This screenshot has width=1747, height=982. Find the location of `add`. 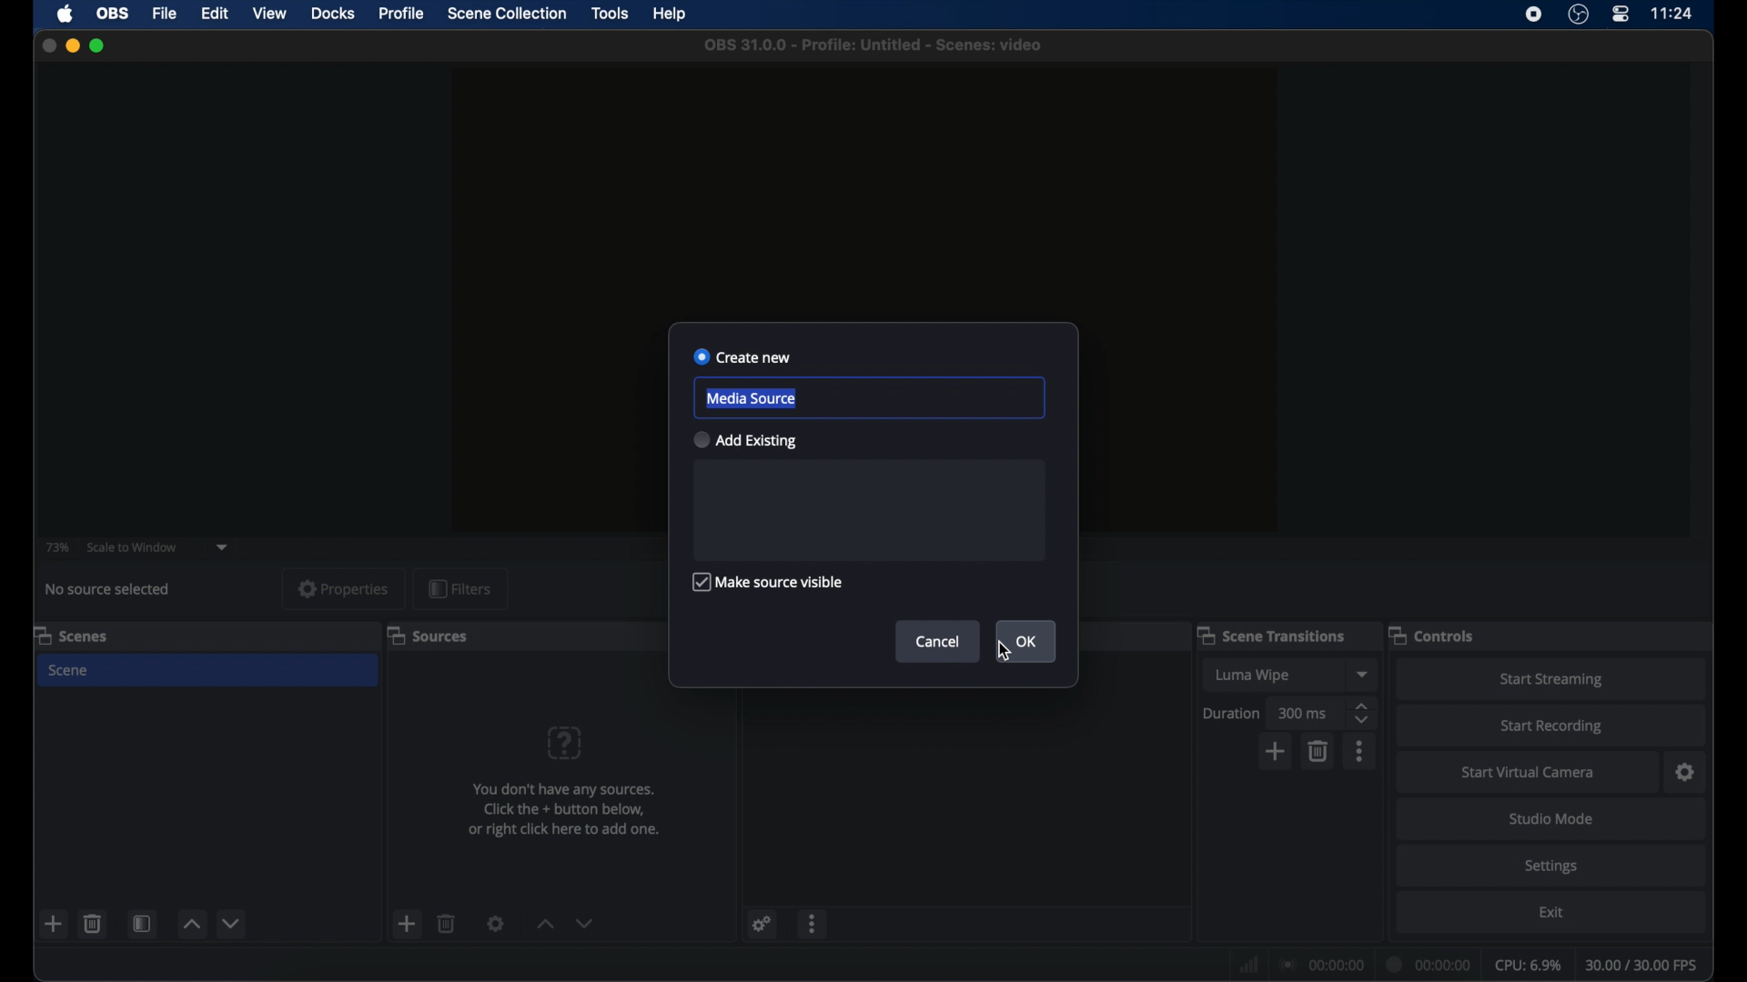

add is located at coordinates (1277, 751).